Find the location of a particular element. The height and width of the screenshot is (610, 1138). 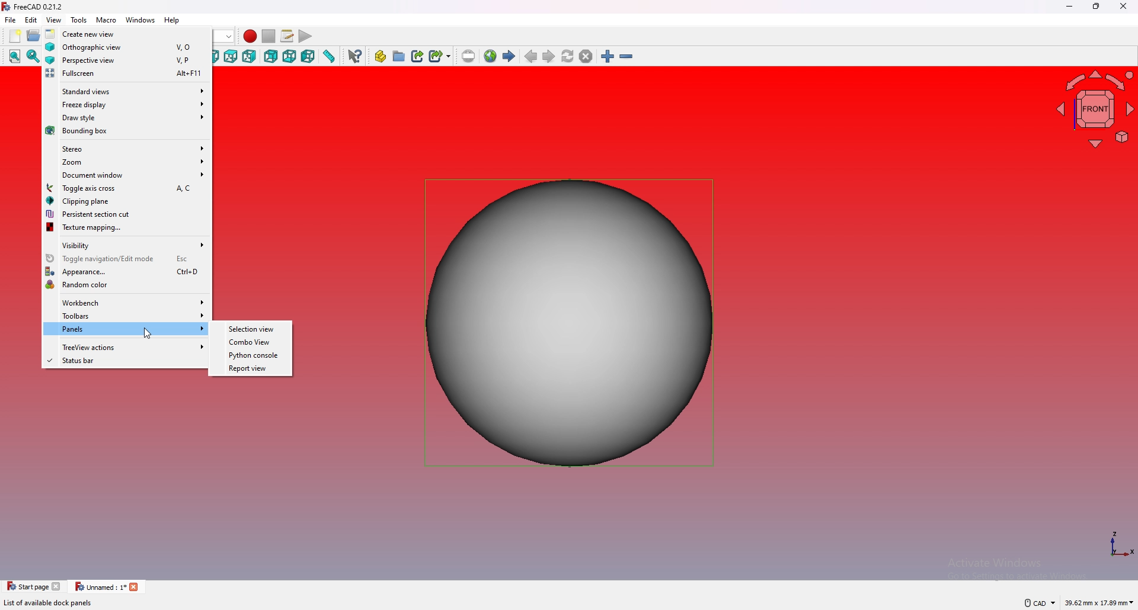

stereo is located at coordinates (127, 147).